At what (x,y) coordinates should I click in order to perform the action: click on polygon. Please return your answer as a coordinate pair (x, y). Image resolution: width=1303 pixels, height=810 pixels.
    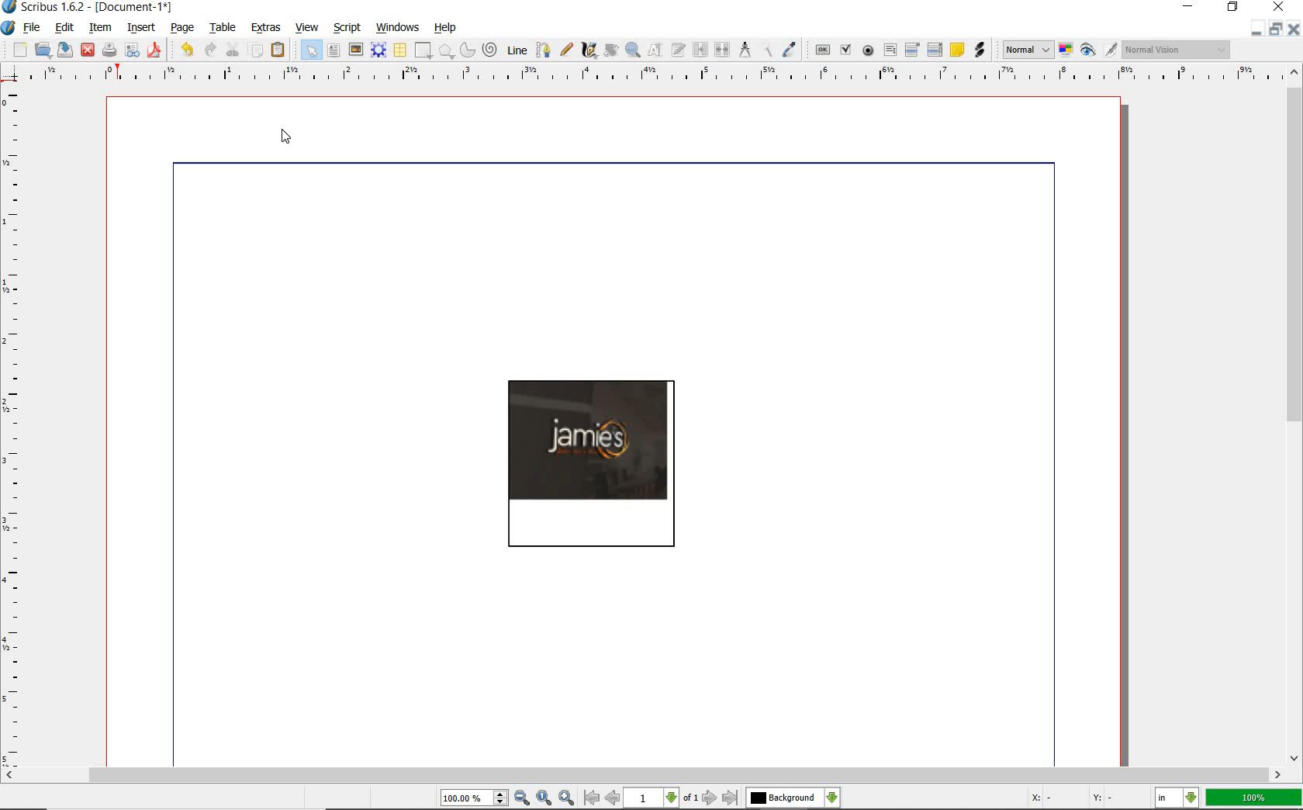
    Looking at the image, I should click on (447, 50).